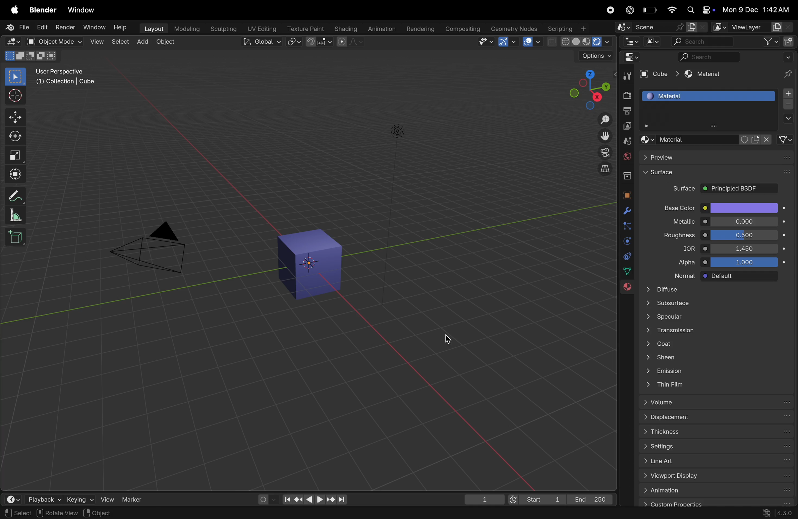 Image resolution: width=798 pixels, height=519 pixels. Describe the element at coordinates (745, 208) in the screenshot. I see `color options` at that location.